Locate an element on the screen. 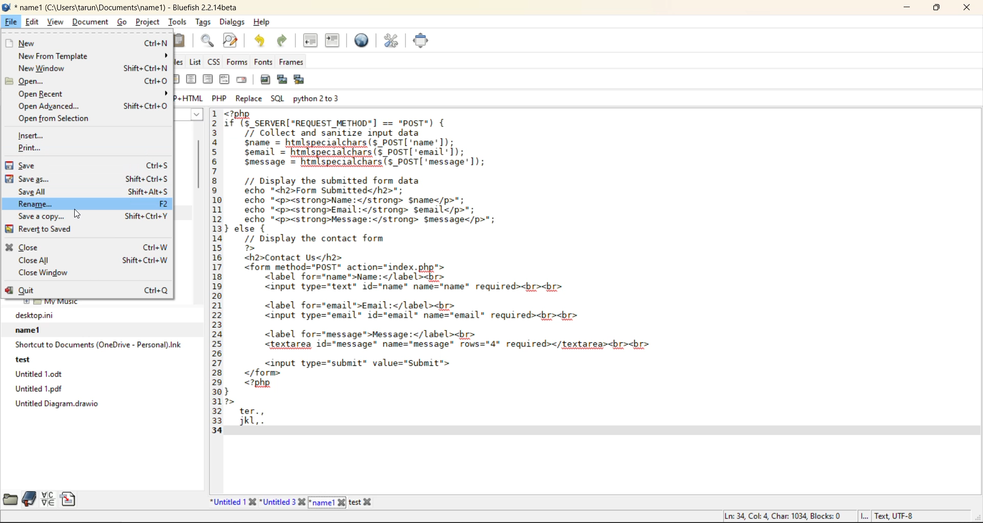  file name and app name is located at coordinates (126, 8).